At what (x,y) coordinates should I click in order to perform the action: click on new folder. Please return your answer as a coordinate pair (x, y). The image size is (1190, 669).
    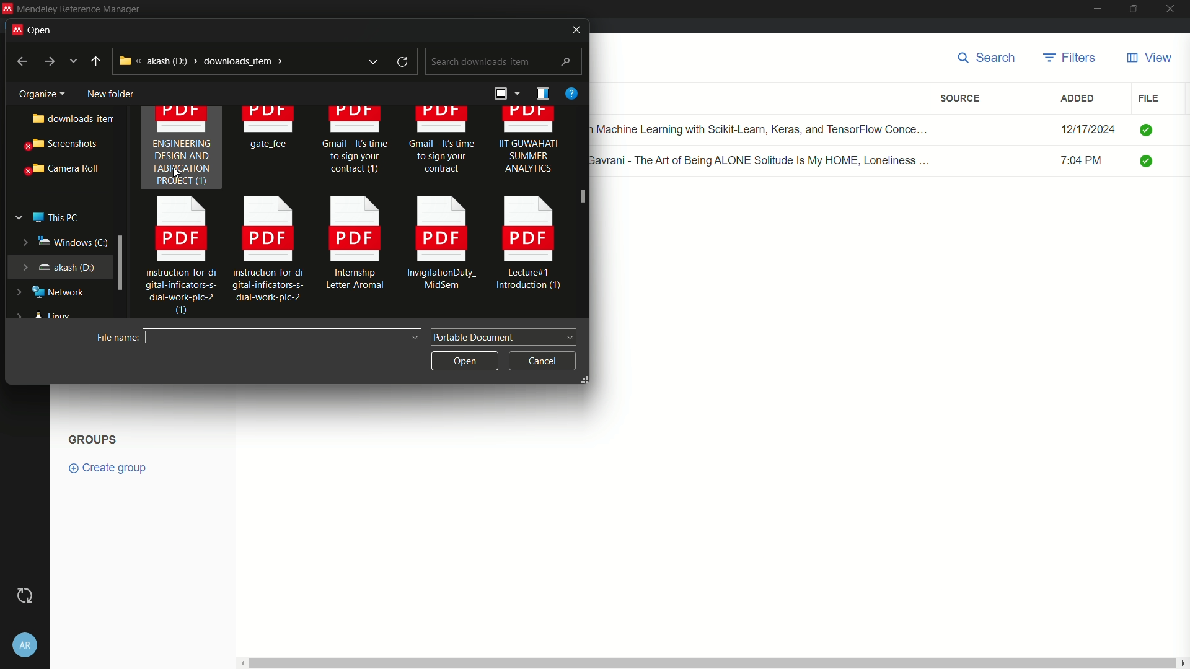
    Looking at the image, I should click on (110, 91).